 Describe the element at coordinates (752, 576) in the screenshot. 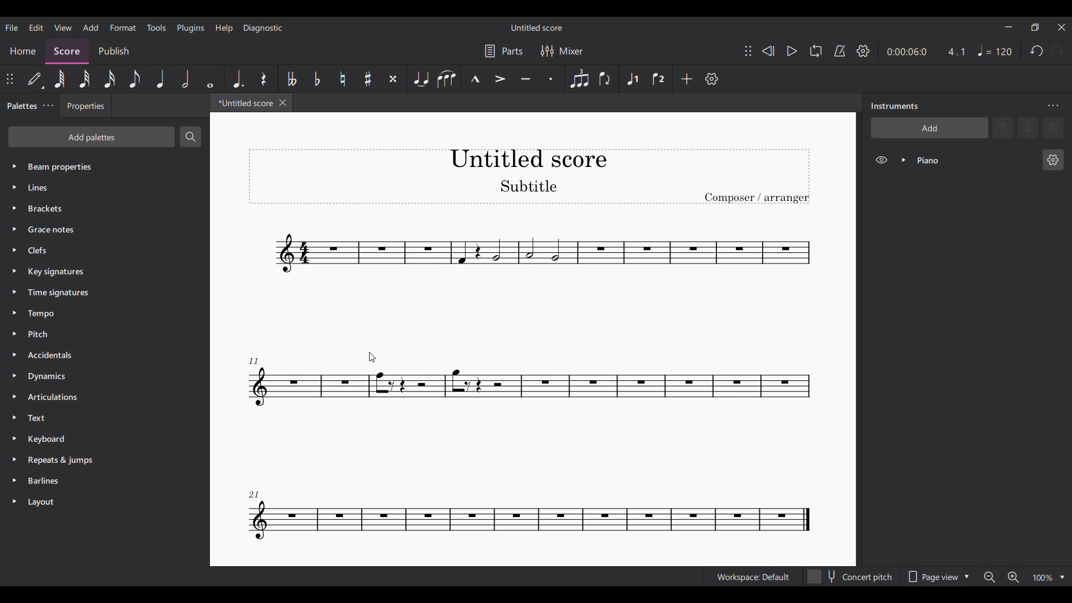

I see `Workspace default` at that location.